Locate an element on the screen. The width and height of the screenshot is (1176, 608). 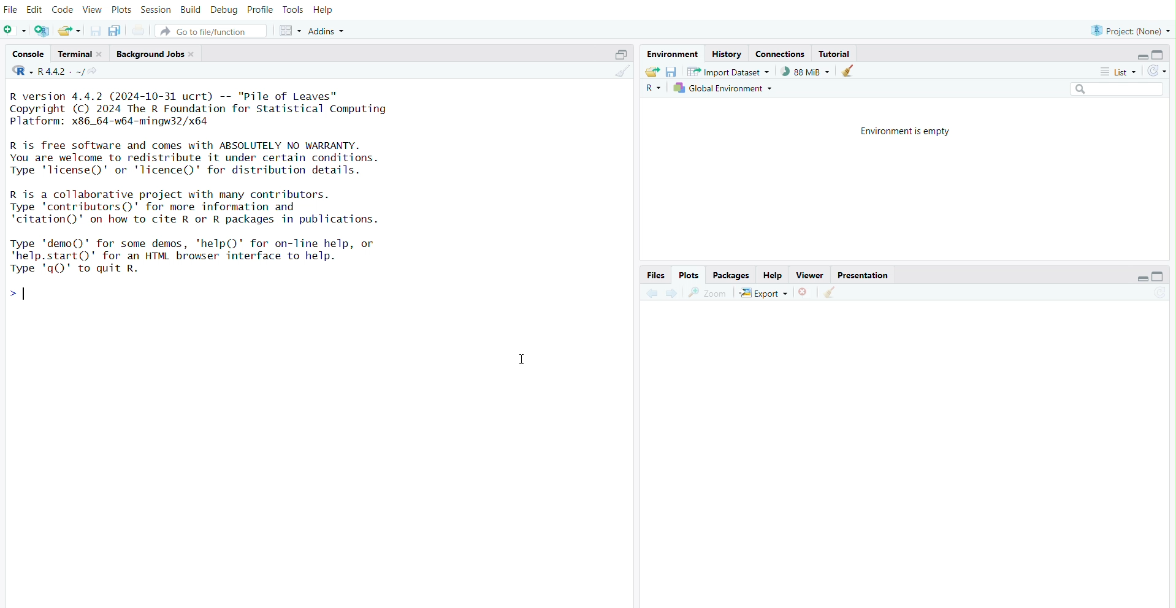
export is located at coordinates (764, 293).